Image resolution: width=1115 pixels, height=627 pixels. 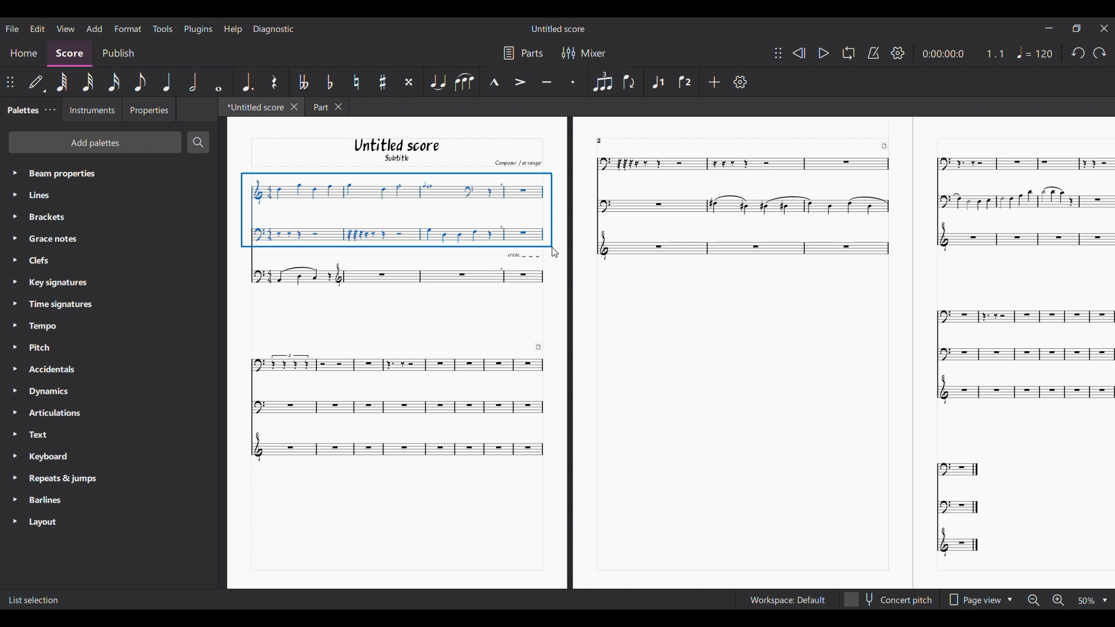 What do you see at coordinates (594, 53) in the screenshot?
I see `Mixer settings` at bounding box center [594, 53].